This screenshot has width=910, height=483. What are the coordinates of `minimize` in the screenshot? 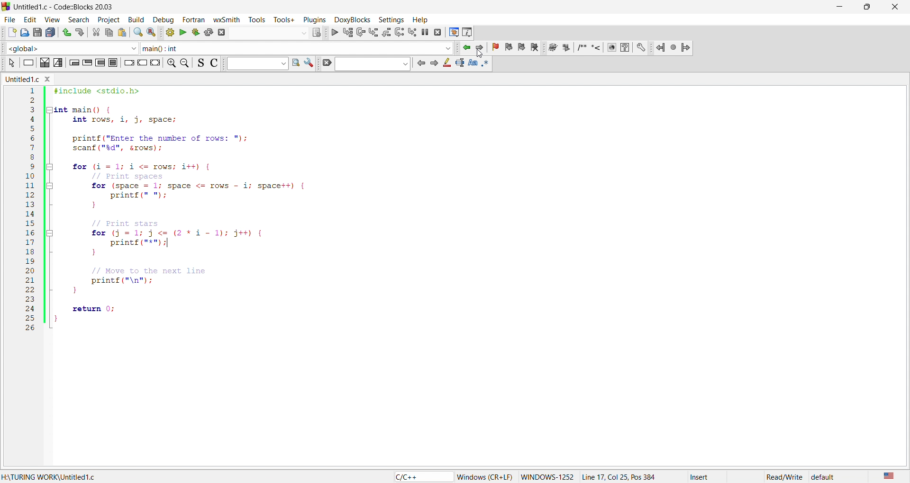 It's located at (840, 7).